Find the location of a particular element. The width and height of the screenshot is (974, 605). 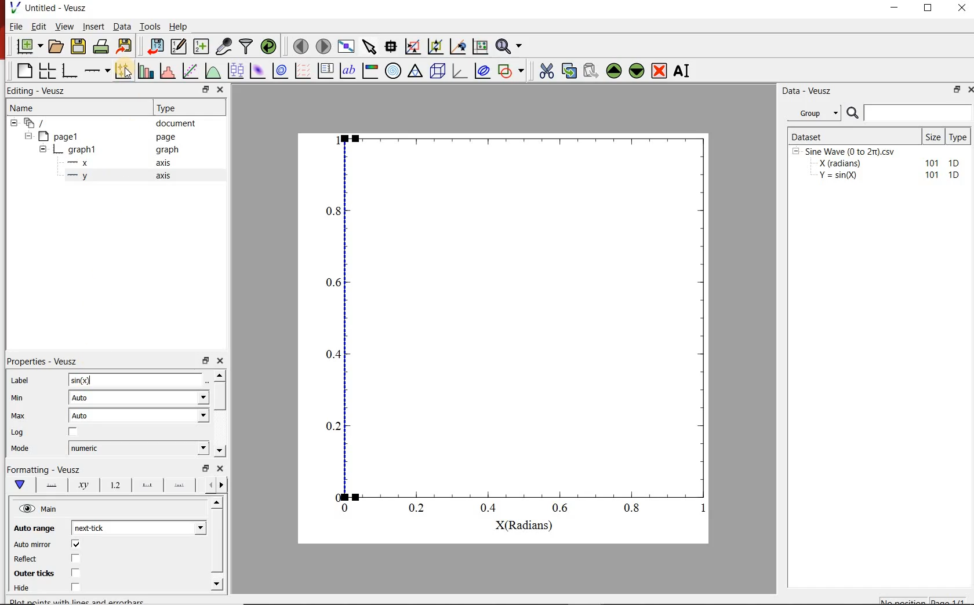

plot bar charts is located at coordinates (147, 70).